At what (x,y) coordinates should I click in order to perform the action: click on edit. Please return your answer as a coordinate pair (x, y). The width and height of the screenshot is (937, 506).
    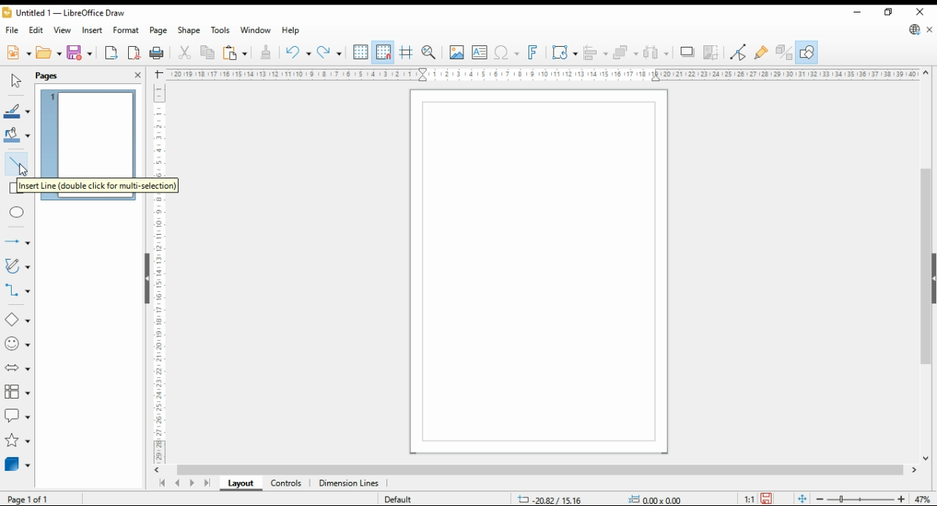
    Looking at the image, I should click on (38, 31).